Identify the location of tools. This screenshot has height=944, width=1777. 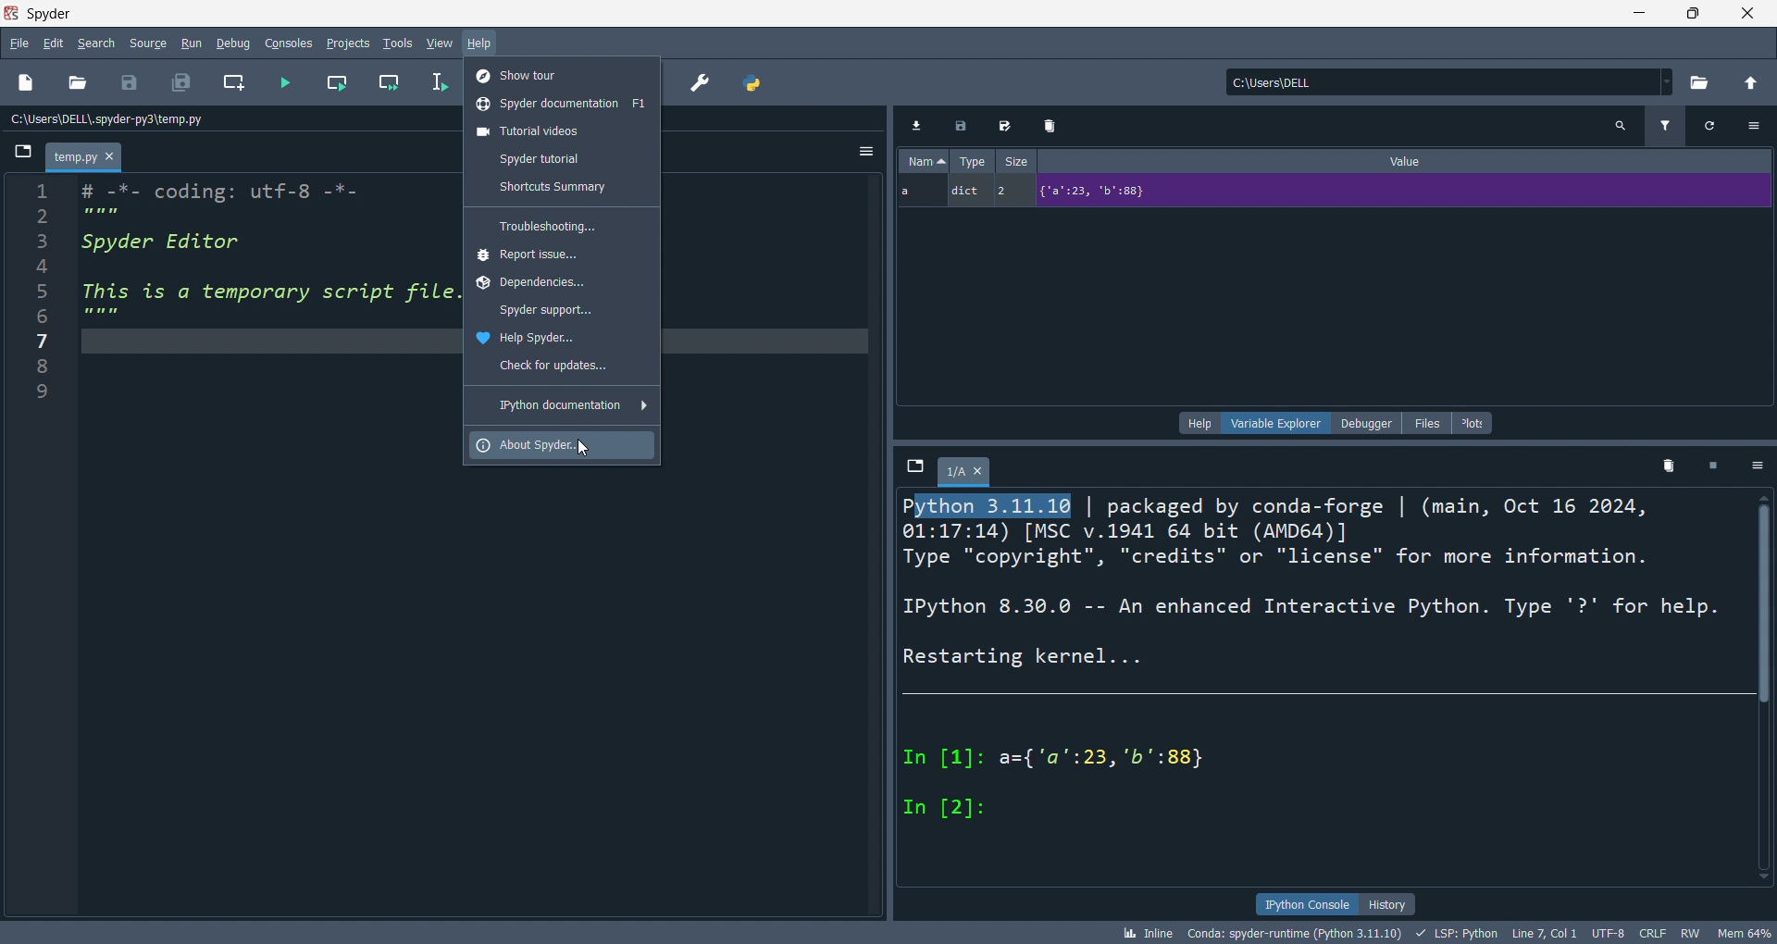
(399, 44).